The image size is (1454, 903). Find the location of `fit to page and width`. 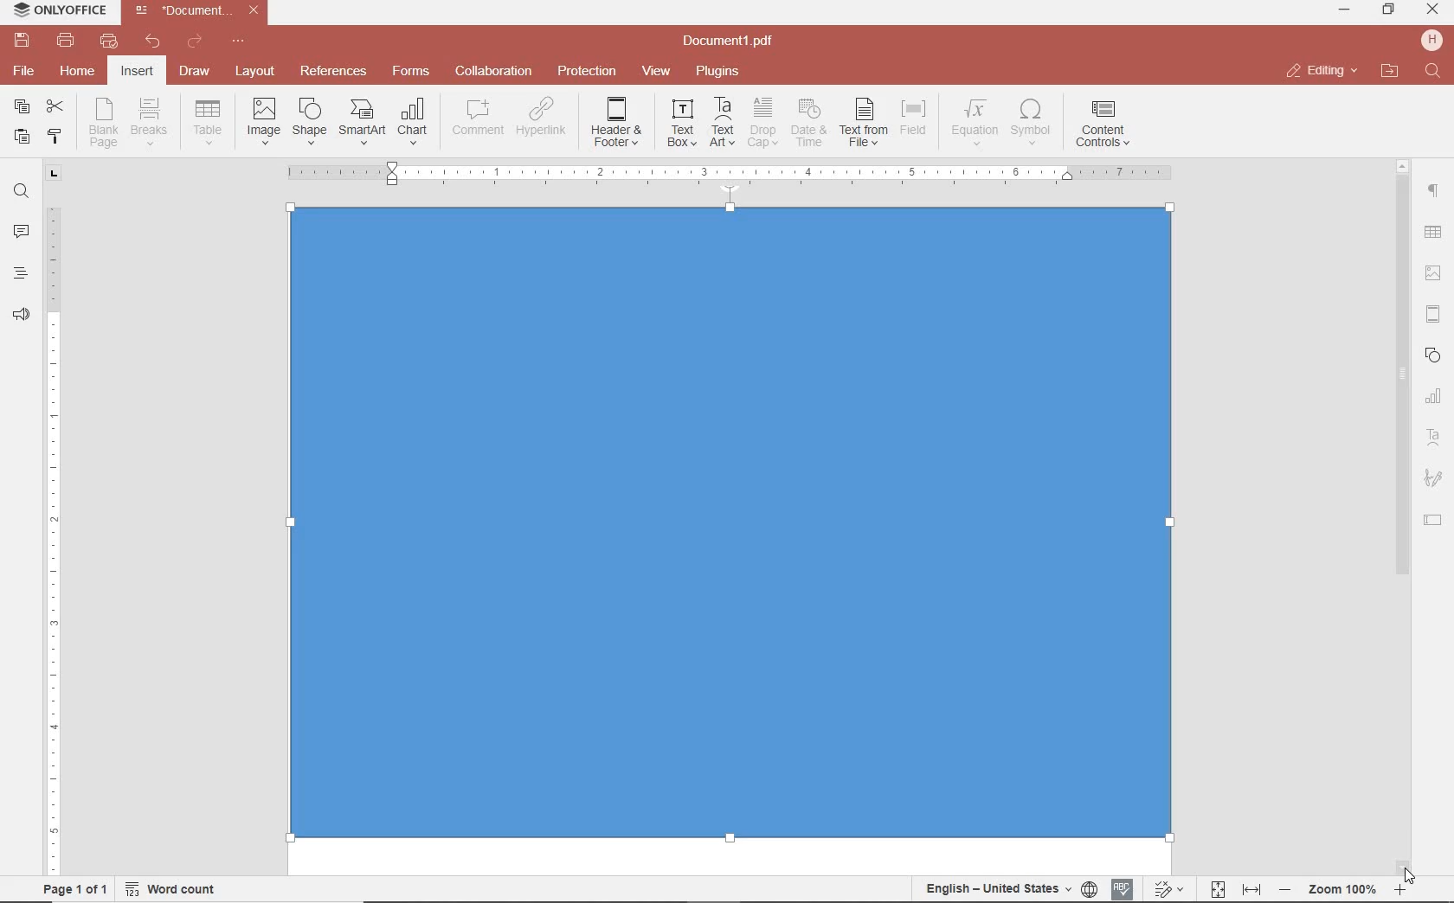

fit to page and width is located at coordinates (1232, 890).